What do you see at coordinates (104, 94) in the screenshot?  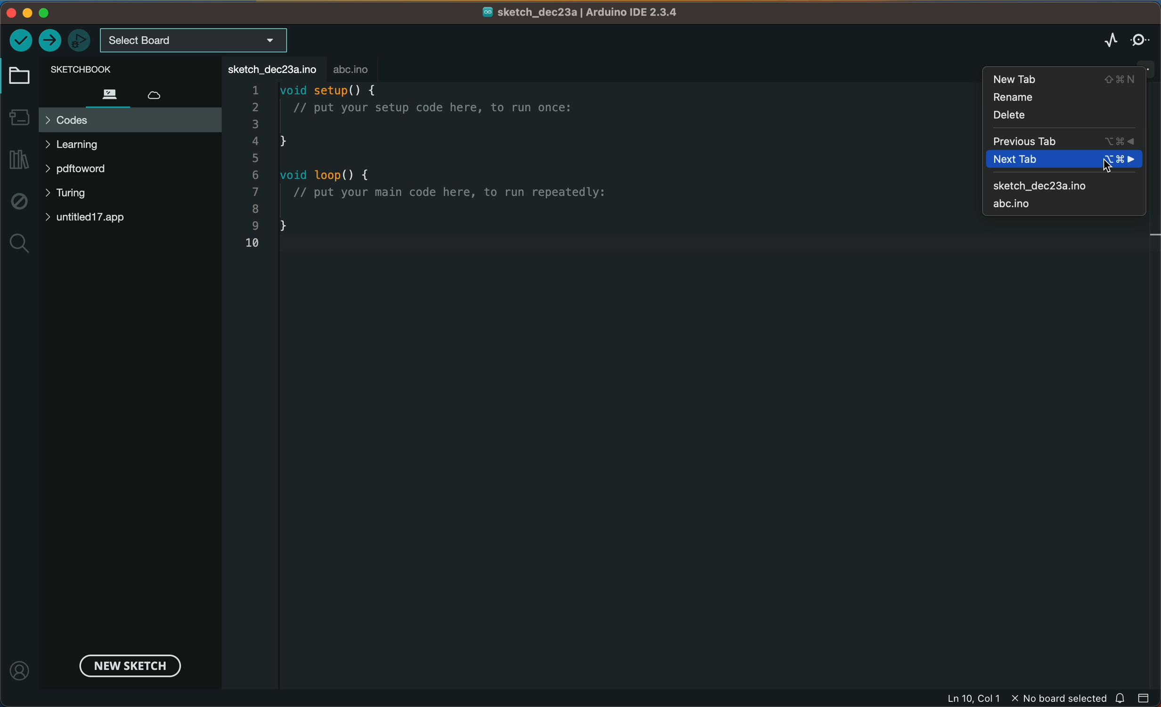 I see `files` at bounding box center [104, 94].